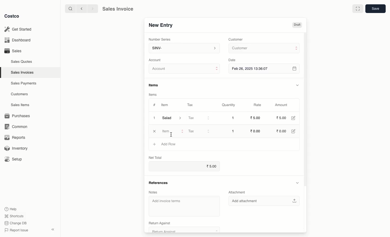 The image size is (390, 237). I want to click on Sales Payments., so click(24, 84).